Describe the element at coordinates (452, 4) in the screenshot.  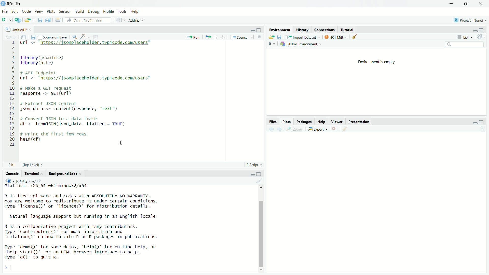
I see `Minimize` at that location.